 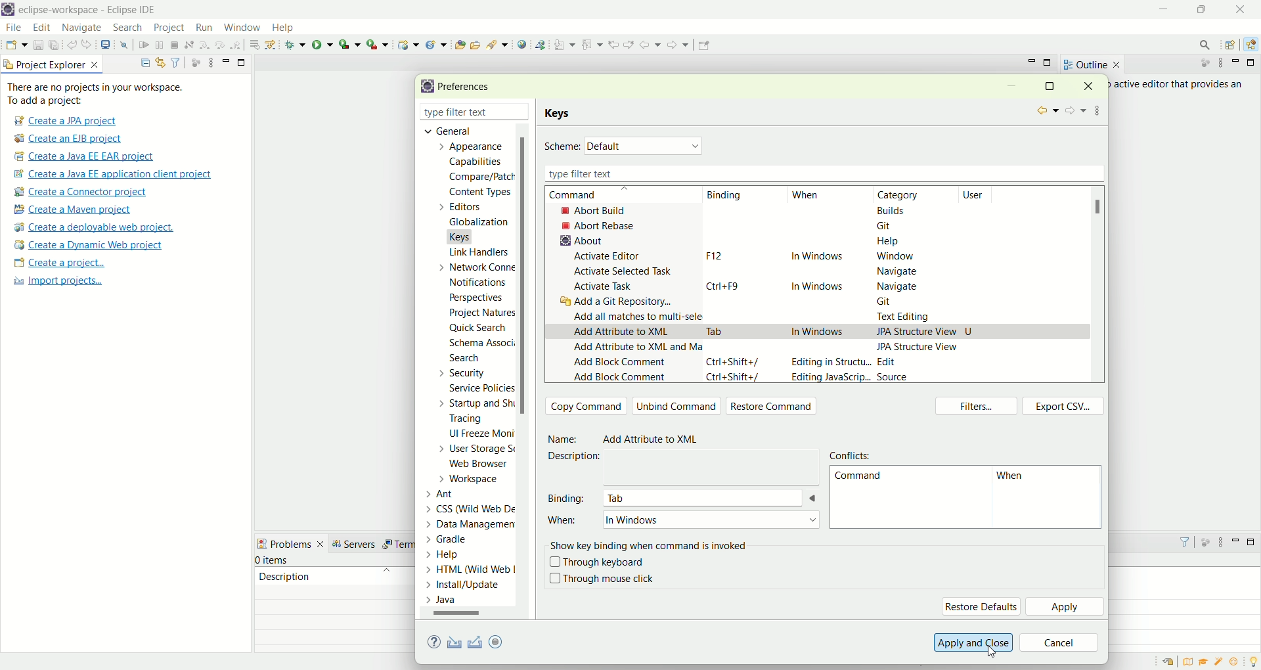 I want to click on general, so click(x=444, y=130).